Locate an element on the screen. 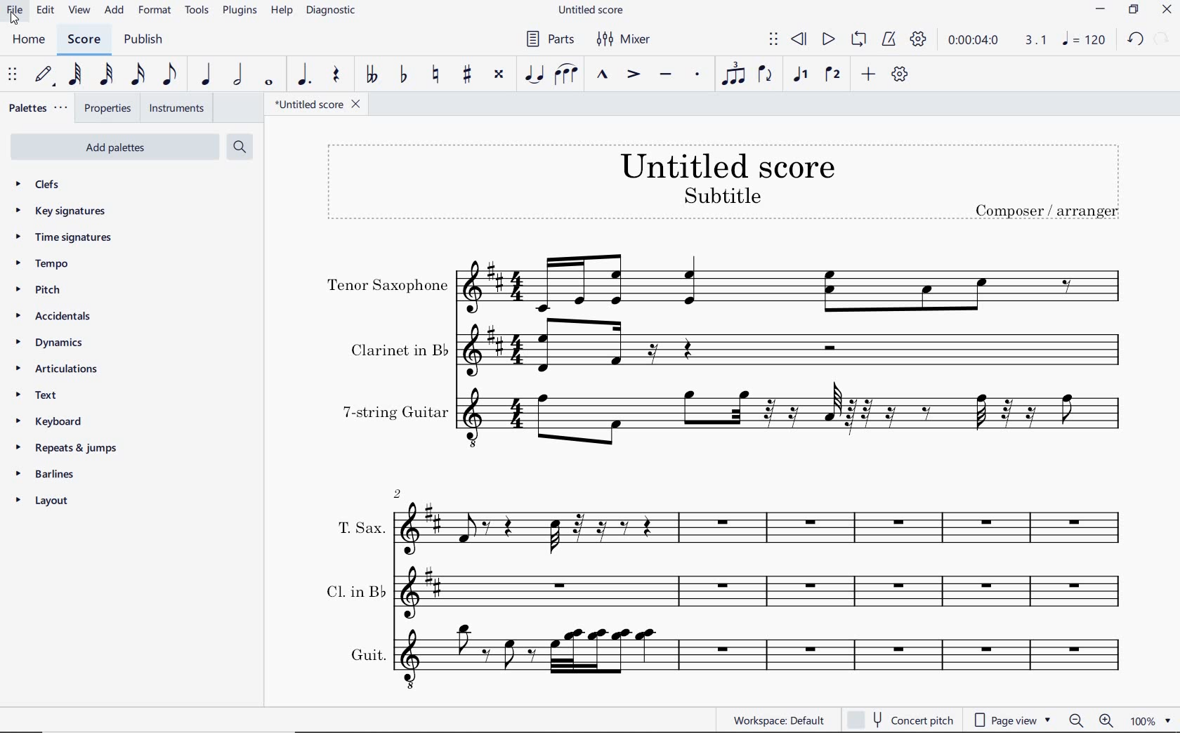 The height and width of the screenshot is (733, 1180). TOGGLE NATURAL is located at coordinates (435, 75).